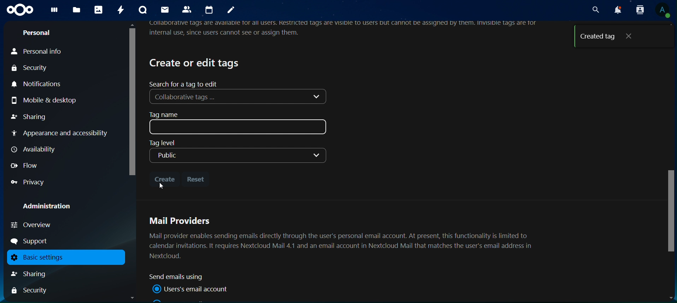 The image size is (677, 303). What do you see at coordinates (164, 10) in the screenshot?
I see `mail` at bounding box center [164, 10].